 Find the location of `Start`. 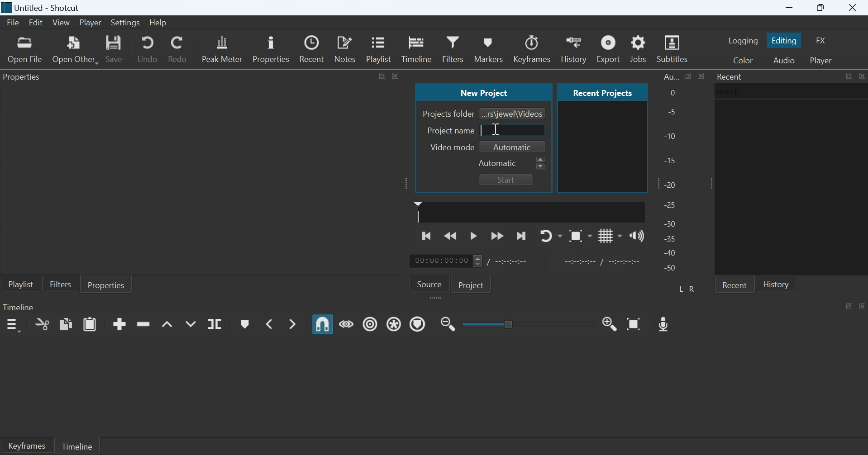

Start is located at coordinates (506, 180).